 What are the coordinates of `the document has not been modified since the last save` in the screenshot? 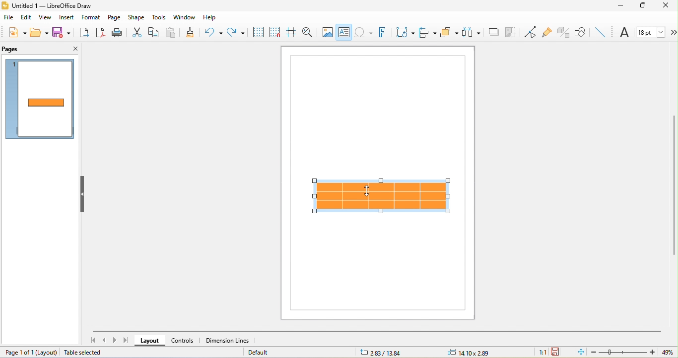 It's located at (561, 352).